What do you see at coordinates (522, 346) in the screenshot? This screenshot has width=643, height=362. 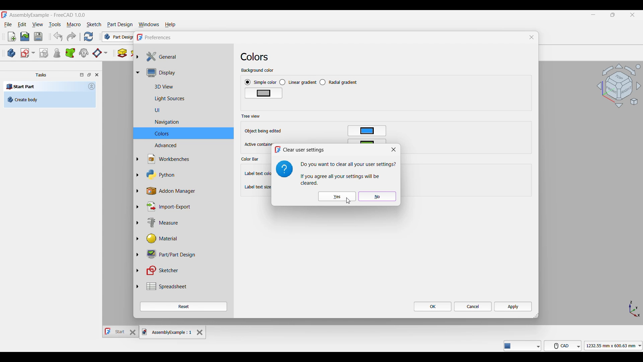 I see `Type, Notifier, Message details` at bounding box center [522, 346].